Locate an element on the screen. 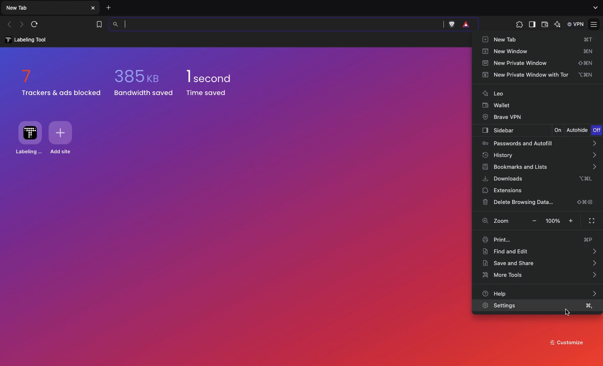  New window is located at coordinates (539, 52).